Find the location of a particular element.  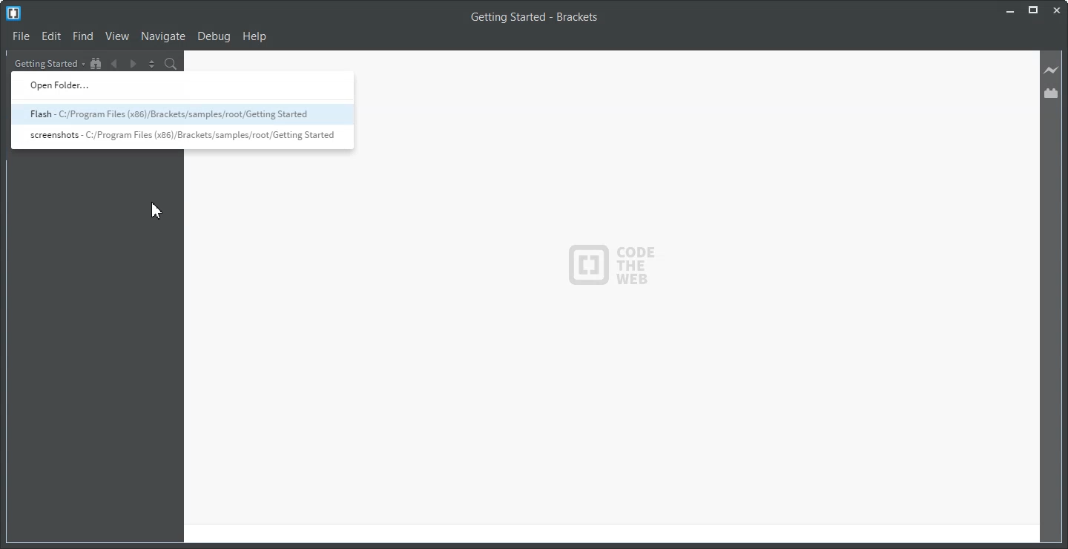

Logo is located at coordinates (13, 13).